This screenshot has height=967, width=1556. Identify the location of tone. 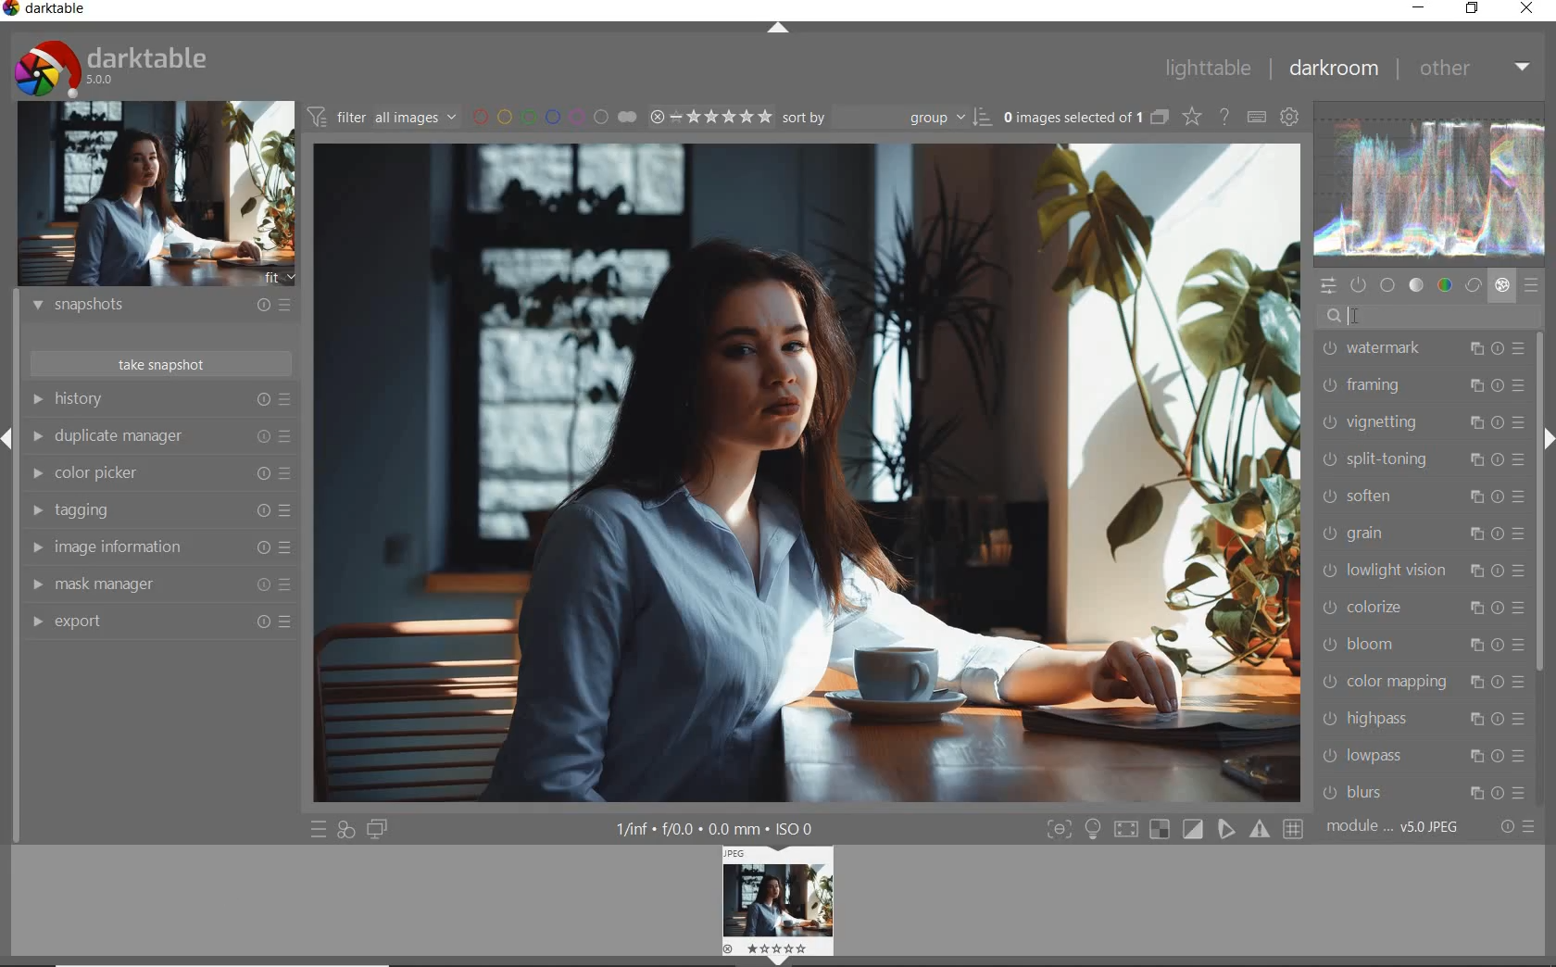
(1416, 284).